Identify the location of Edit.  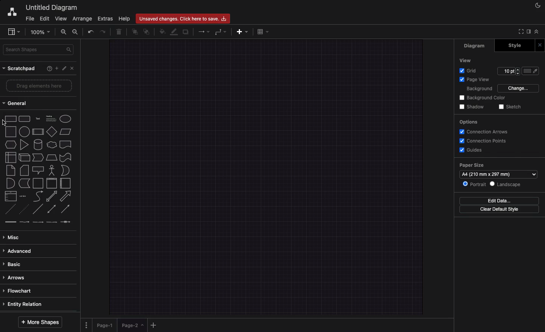
(64, 69).